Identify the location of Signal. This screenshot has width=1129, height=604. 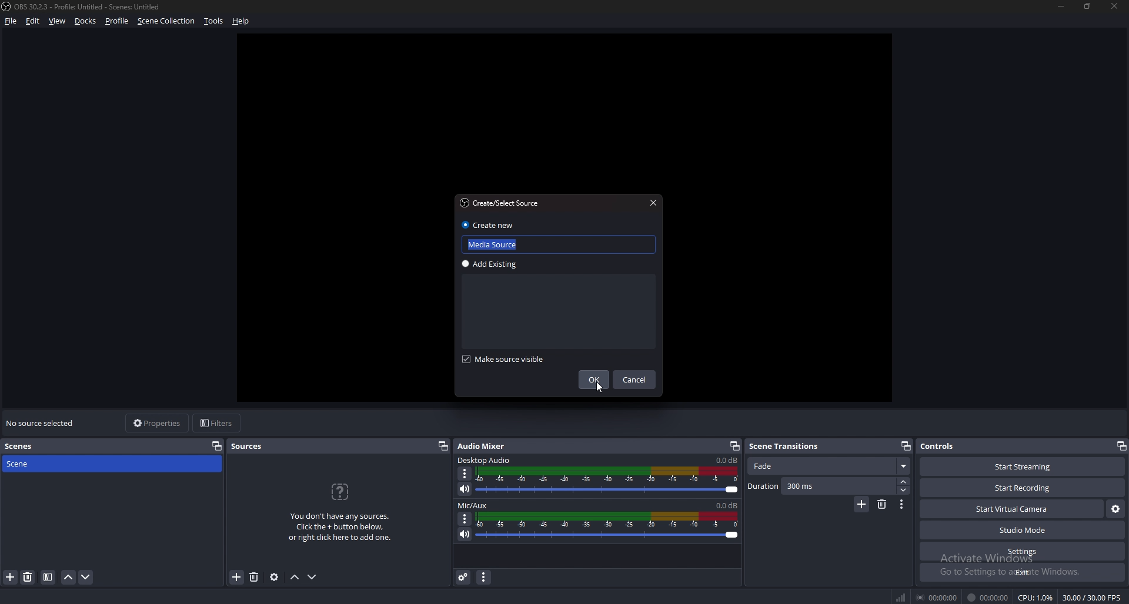
(901, 598).